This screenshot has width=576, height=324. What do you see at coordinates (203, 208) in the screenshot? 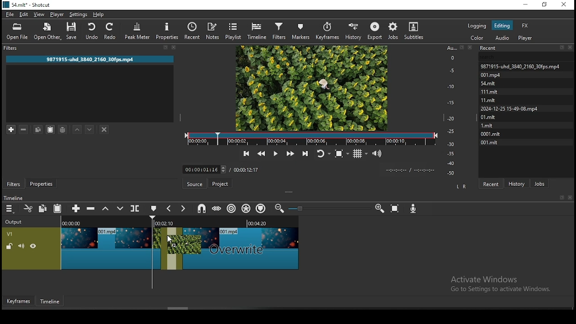
I see `snap` at bounding box center [203, 208].